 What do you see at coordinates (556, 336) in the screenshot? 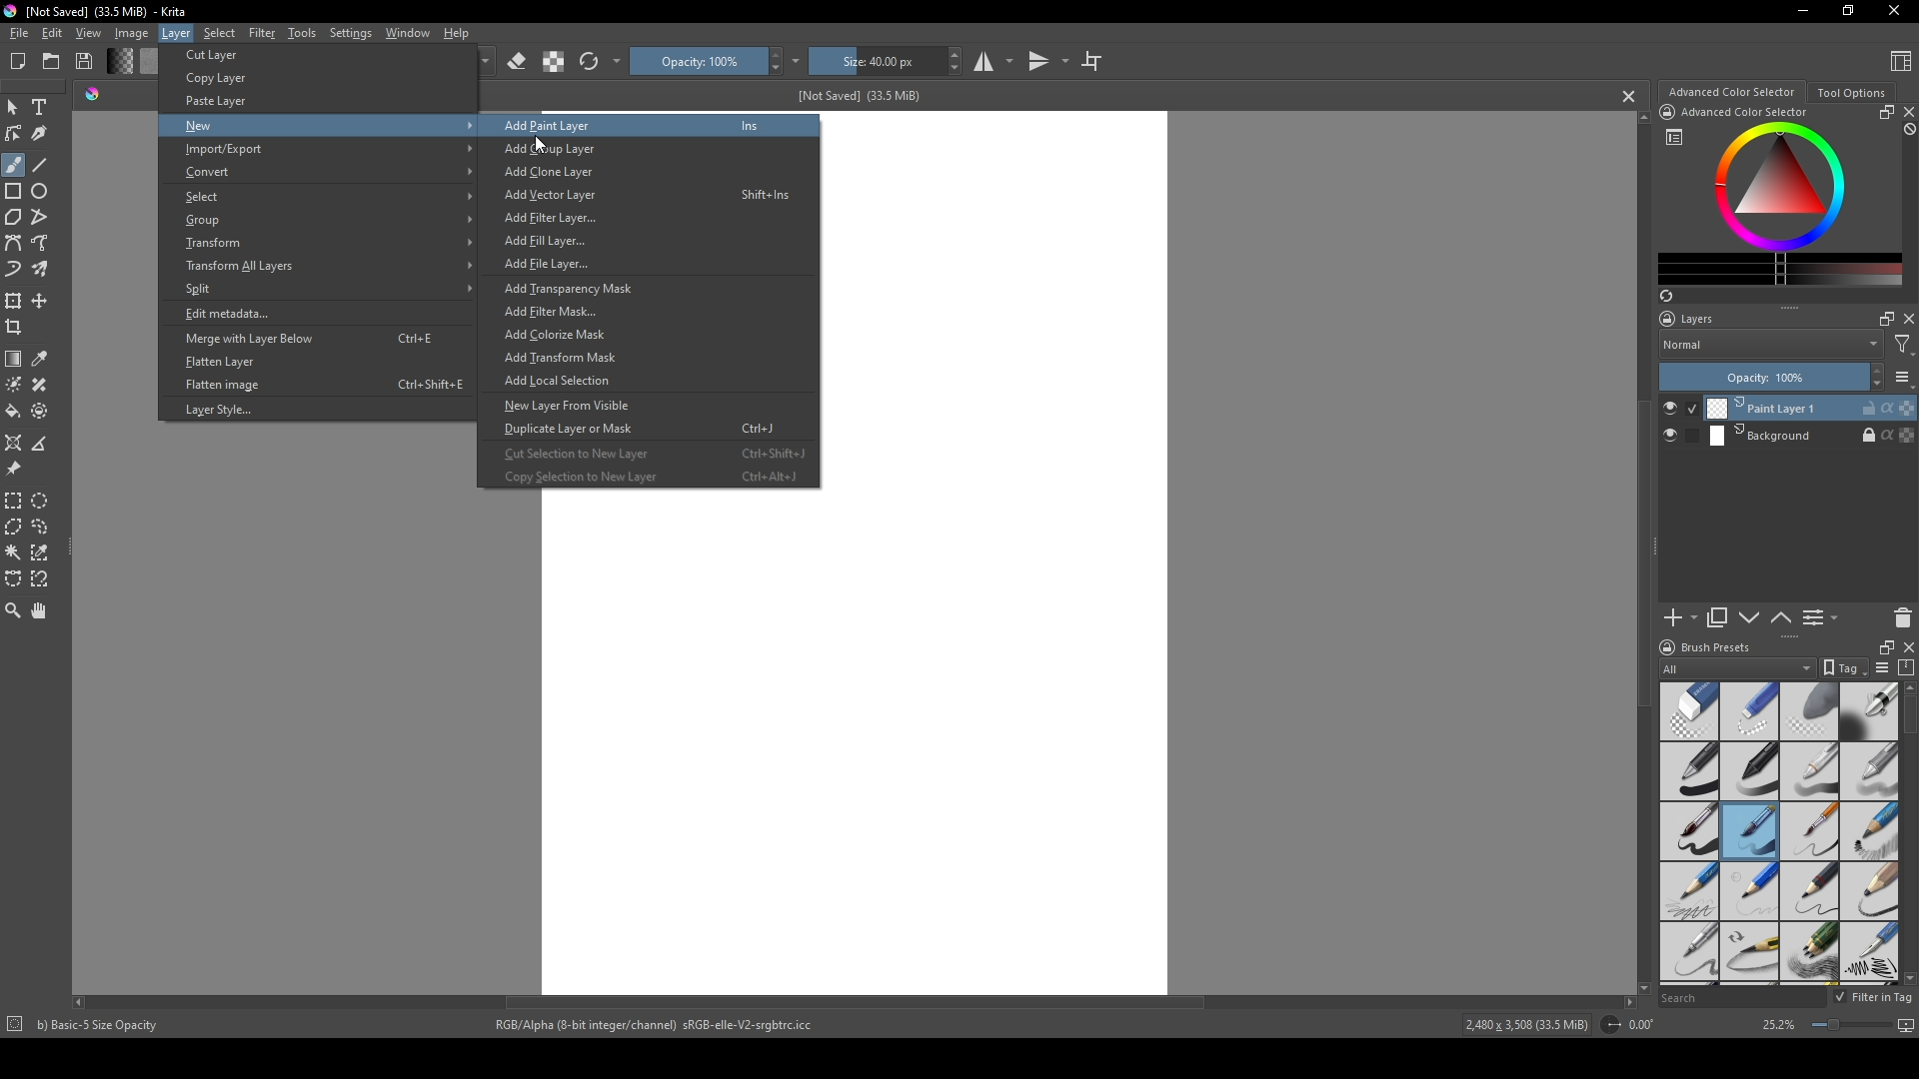
I see `Add Colorize Mask` at bounding box center [556, 336].